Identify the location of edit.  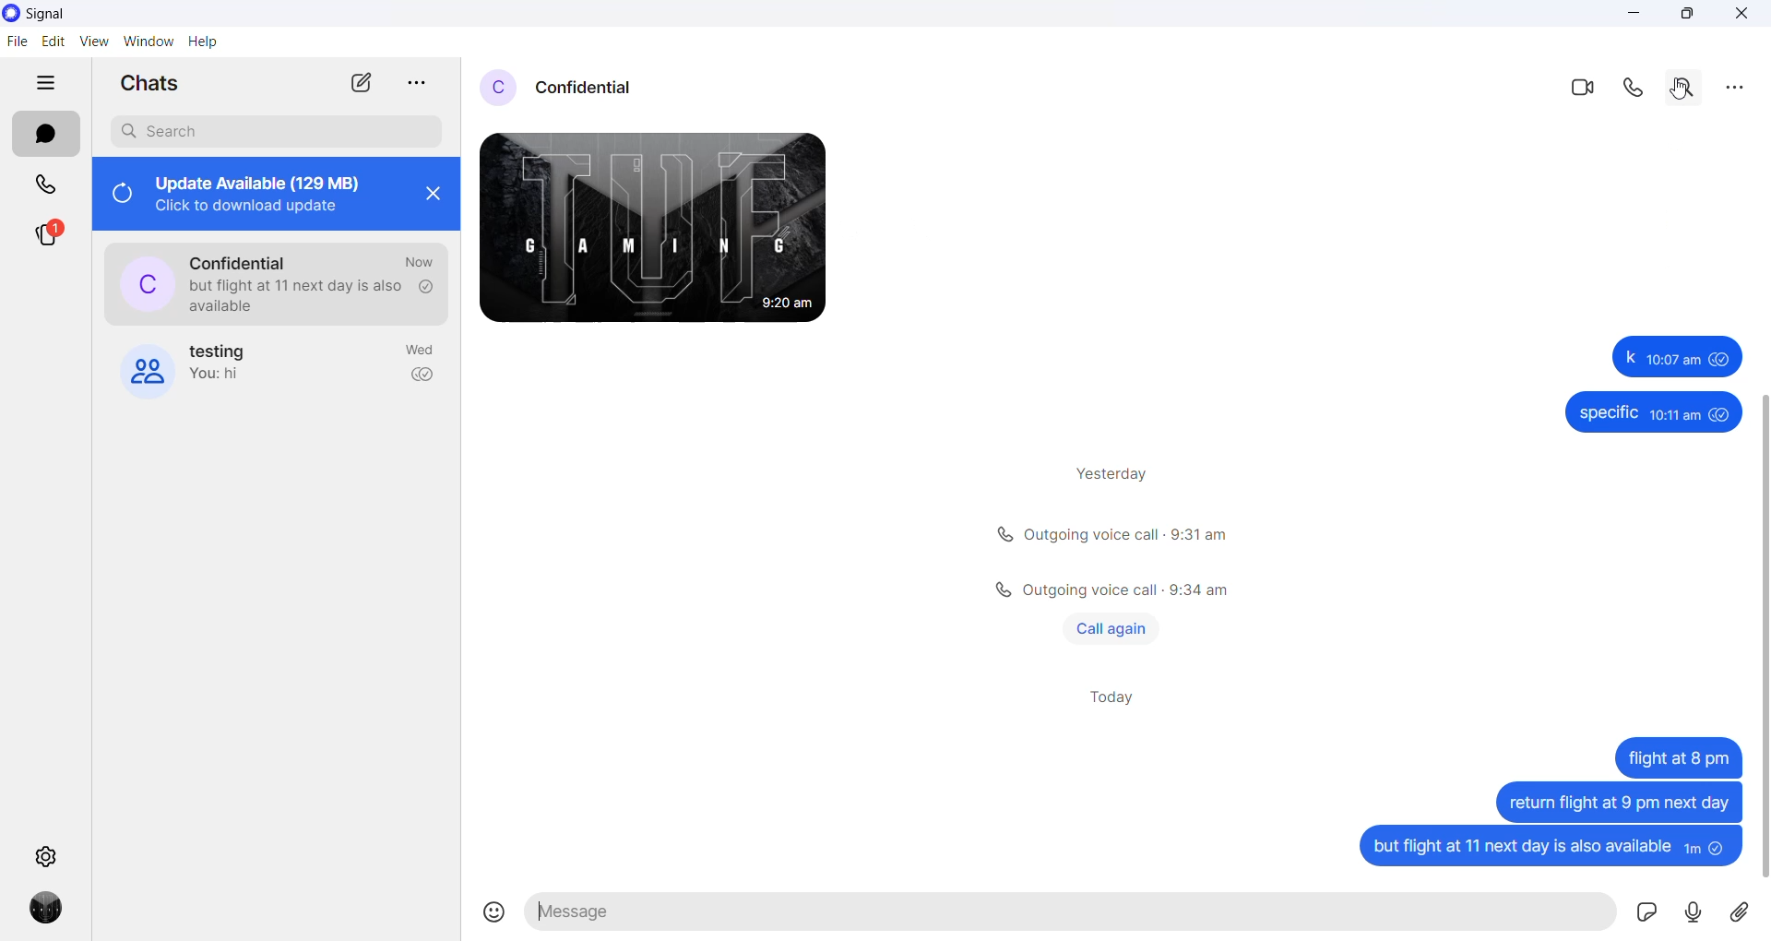
(51, 43).